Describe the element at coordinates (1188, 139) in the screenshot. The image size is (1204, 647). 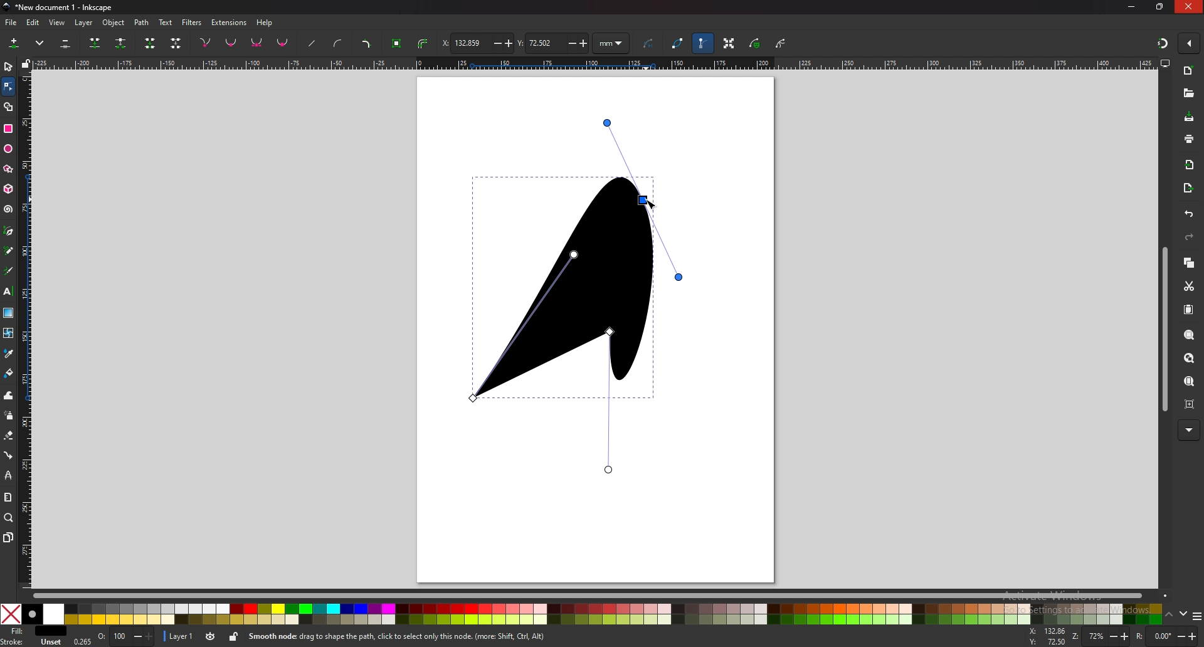
I see `print` at that location.